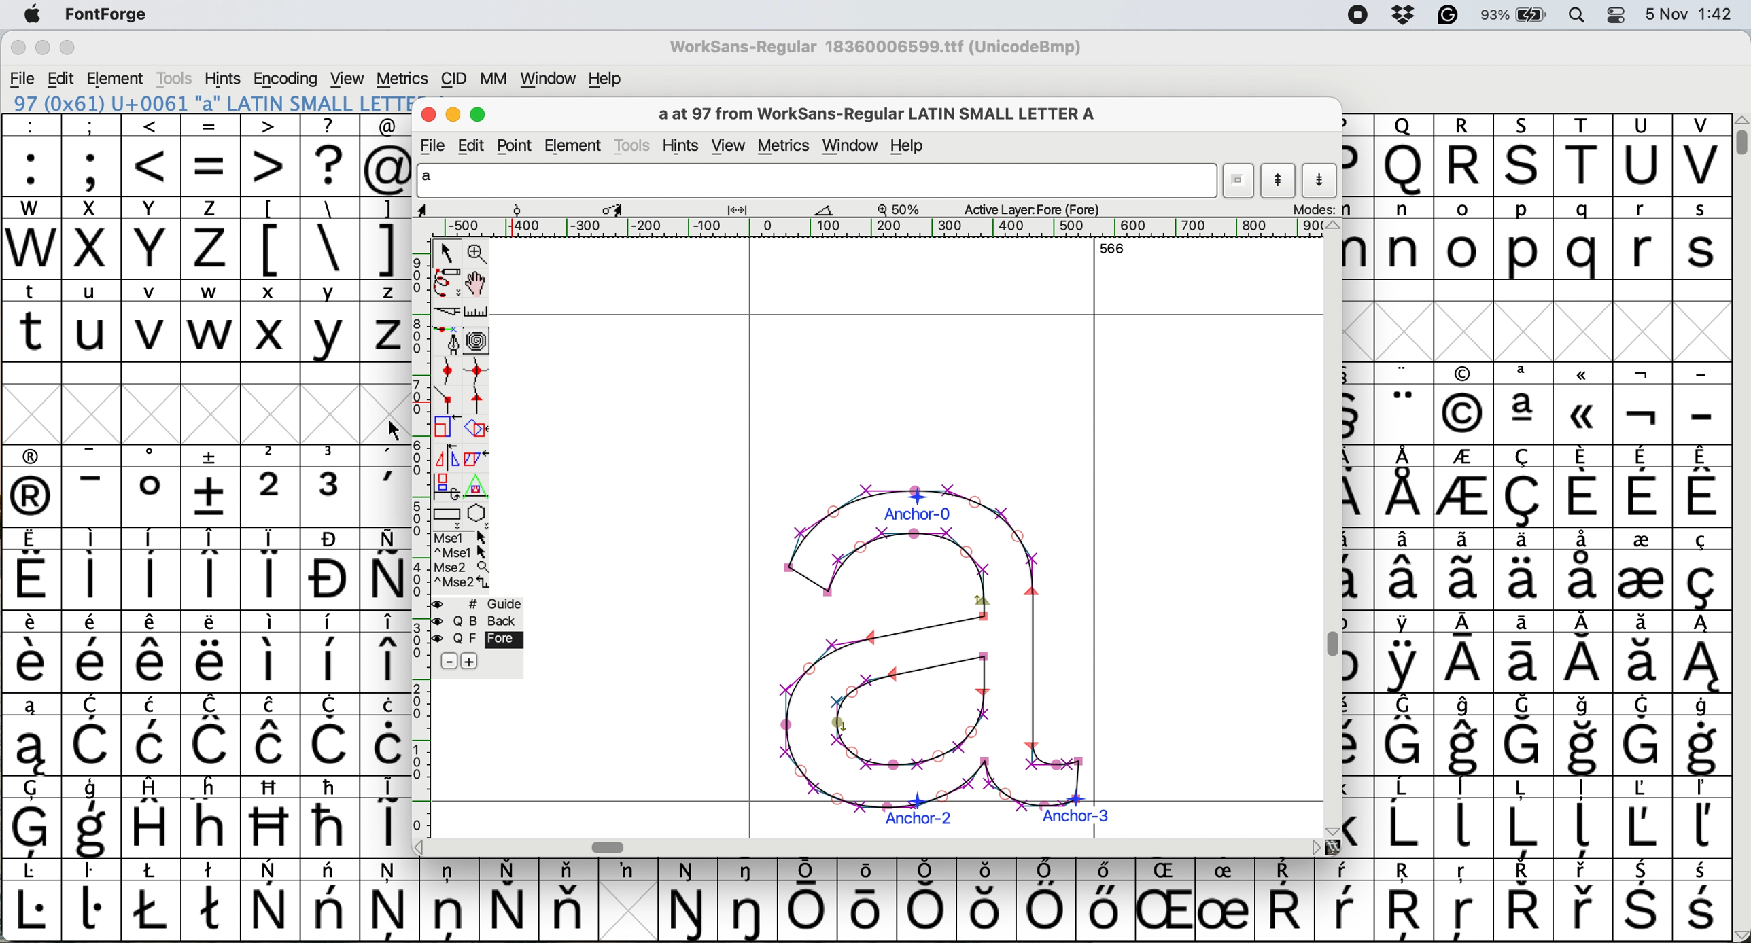  What do you see at coordinates (386, 486) in the screenshot?
I see `symbol` at bounding box center [386, 486].